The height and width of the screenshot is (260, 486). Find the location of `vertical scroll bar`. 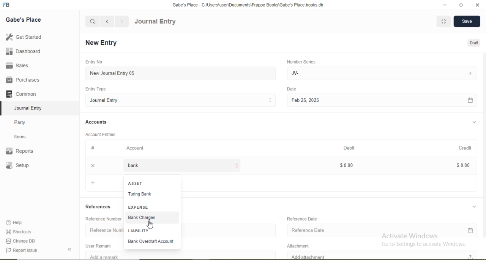

vertical scroll bar is located at coordinates (197, 216).